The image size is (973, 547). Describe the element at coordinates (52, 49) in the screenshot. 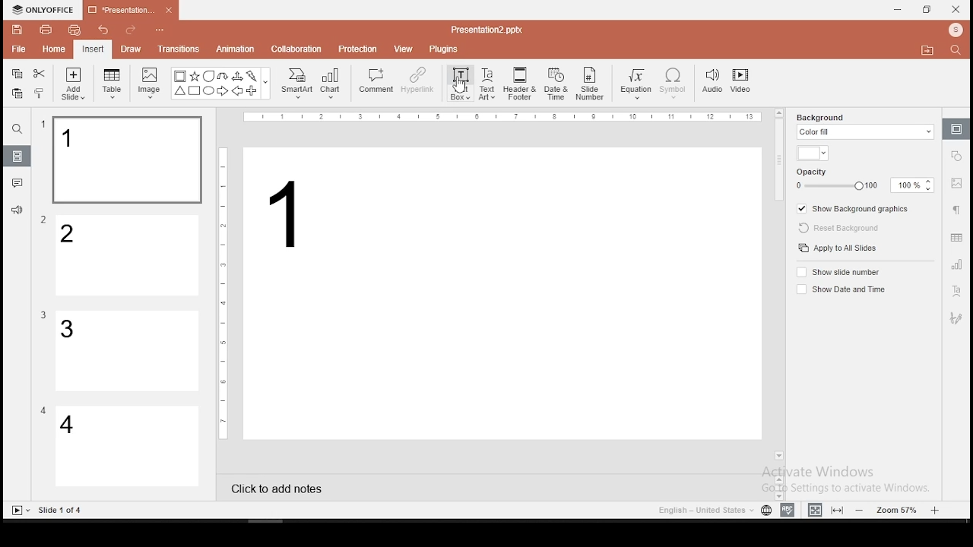

I see `home` at that location.